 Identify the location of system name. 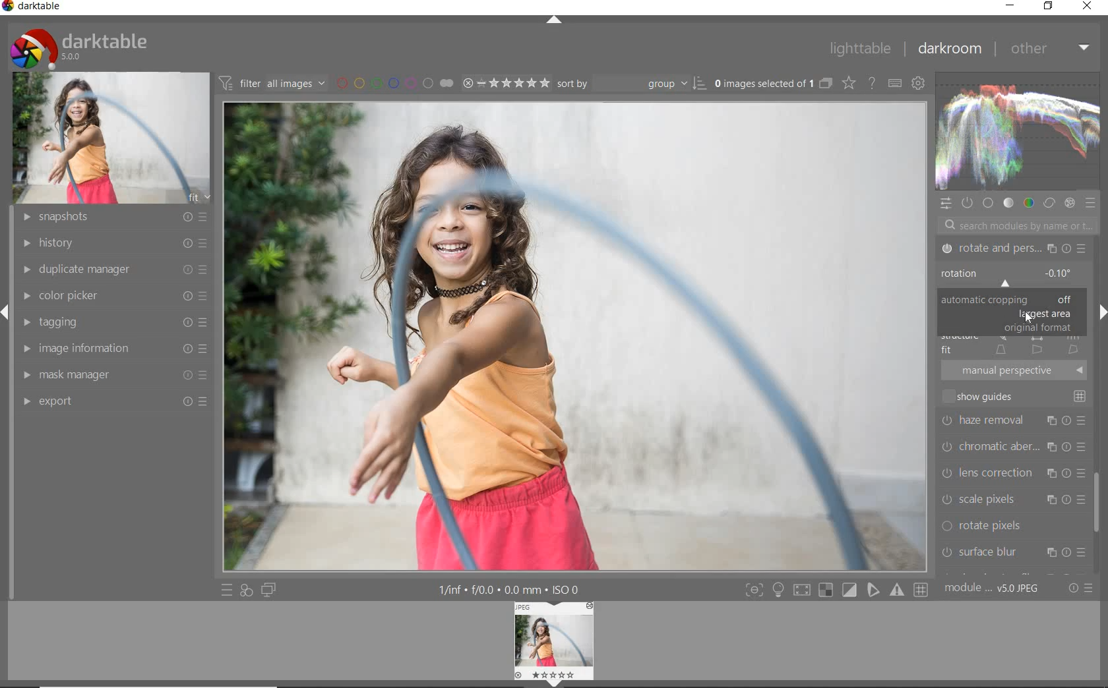
(33, 8).